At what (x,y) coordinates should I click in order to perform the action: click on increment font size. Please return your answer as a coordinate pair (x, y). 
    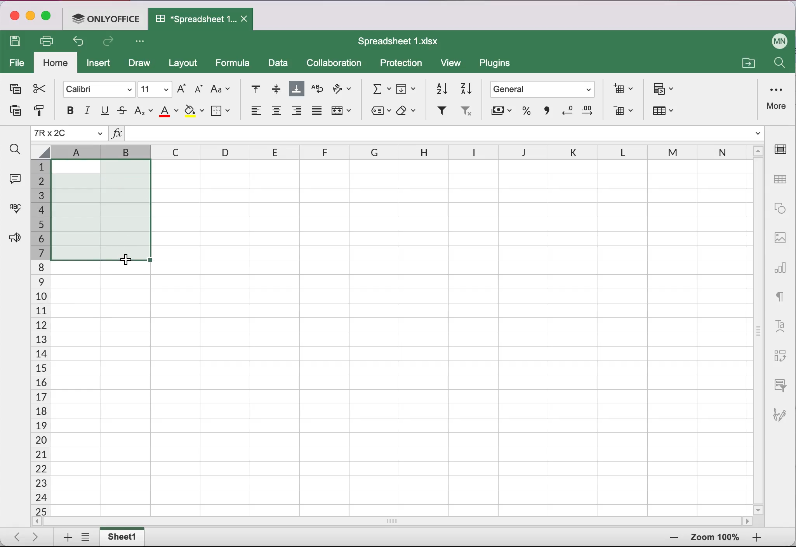
    Looking at the image, I should click on (181, 88).